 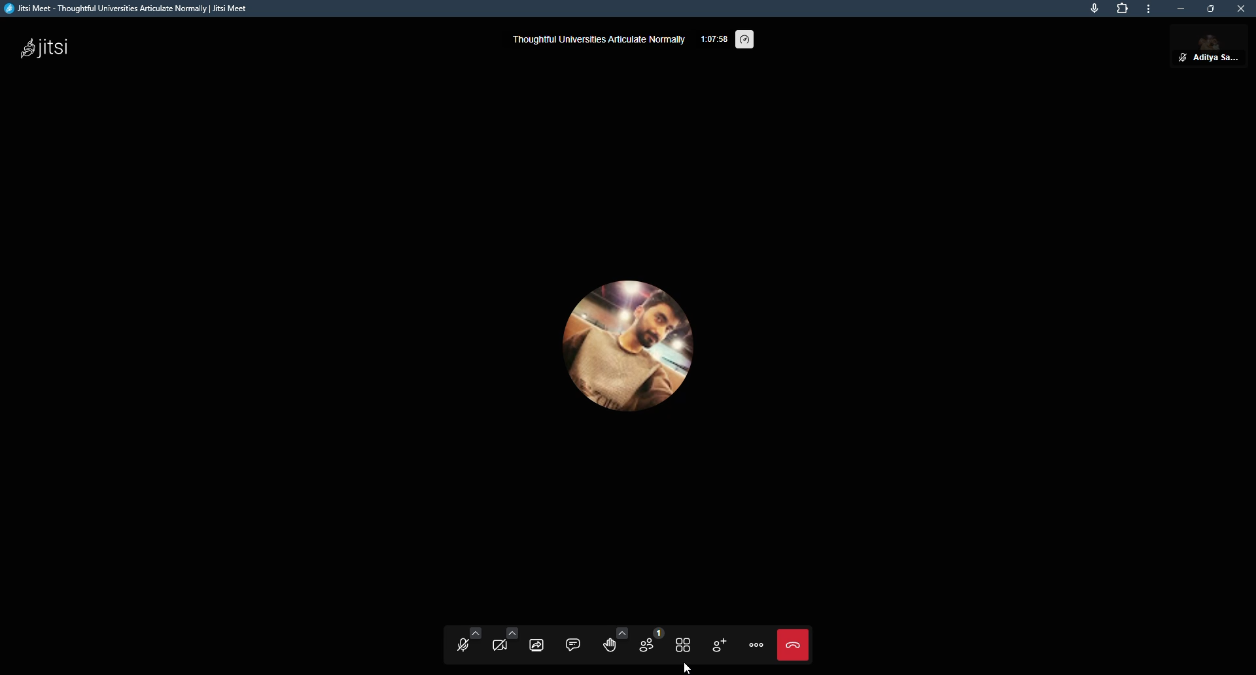 I want to click on maximize, so click(x=1212, y=9).